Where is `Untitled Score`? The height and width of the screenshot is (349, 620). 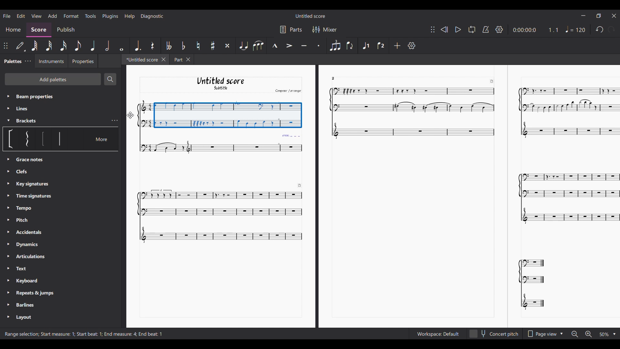
Untitled Score is located at coordinates (310, 16).